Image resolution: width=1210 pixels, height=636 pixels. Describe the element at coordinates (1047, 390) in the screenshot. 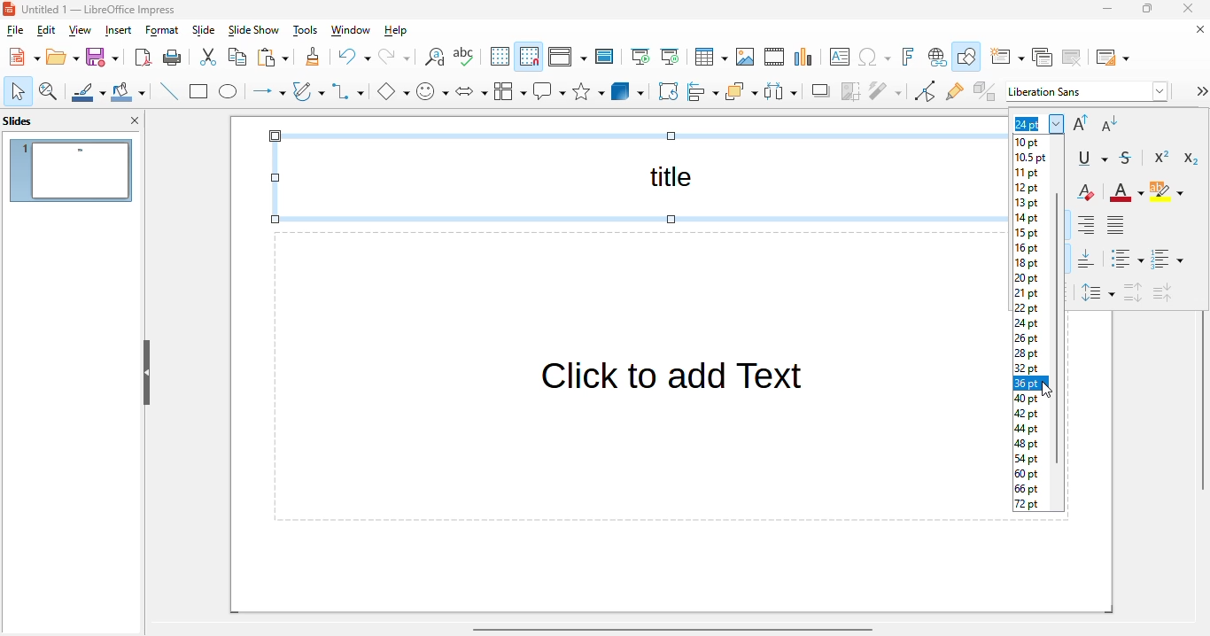

I see `cursor` at that location.